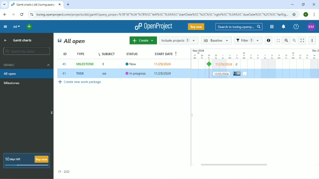  Describe the element at coordinates (136, 74) in the screenshot. I see `In progress` at that location.